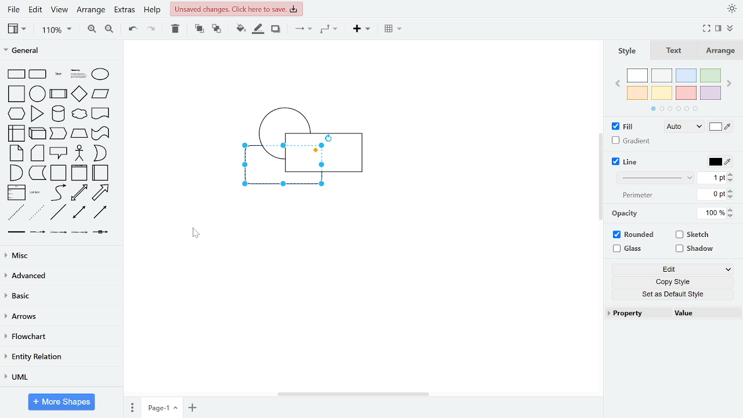 The image size is (743, 418). Describe the element at coordinates (35, 193) in the screenshot. I see `list item` at that location.